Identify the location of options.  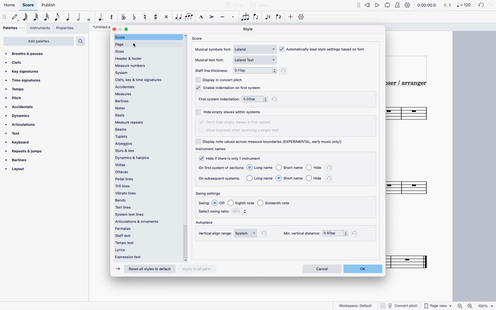
(284, 179).